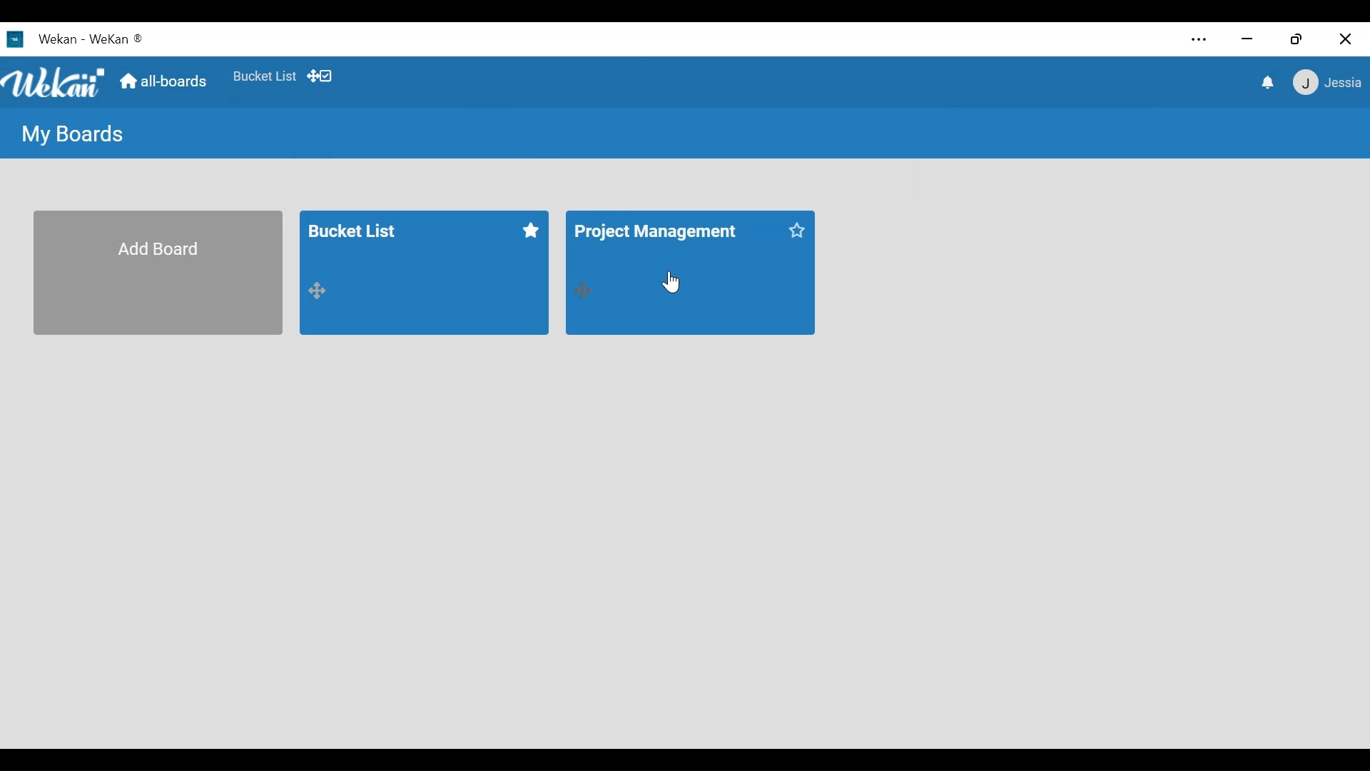 This screenshot has width=1370, height=771. Describe the element at coordinates (1197, 40) in the screenshot. I see `settings and more` at that location.